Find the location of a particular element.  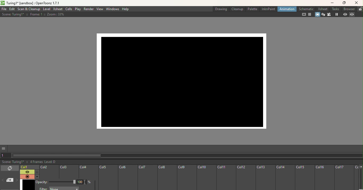

Turing1* [sandbox] : OpenToonz 1.7.1 is located at coordinates (34, 3).